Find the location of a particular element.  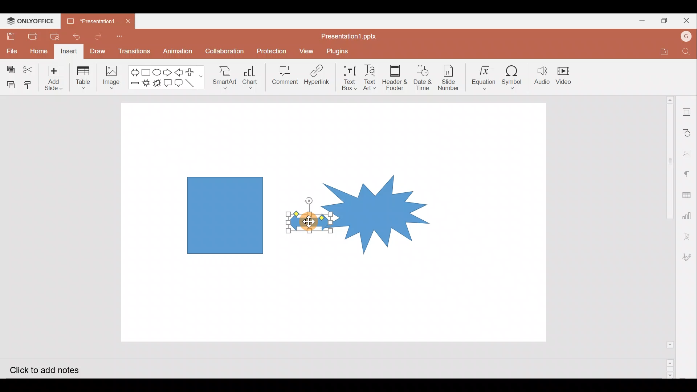

Presentation1.pptx is located at coordinates (347, 36).